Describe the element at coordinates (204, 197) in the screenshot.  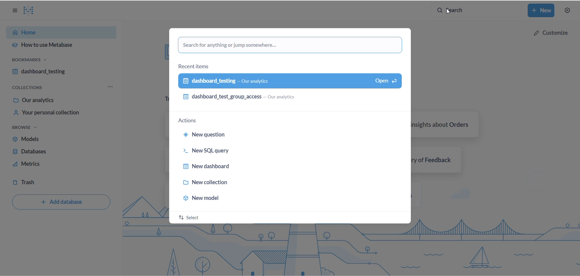
I see `new model` at that location.